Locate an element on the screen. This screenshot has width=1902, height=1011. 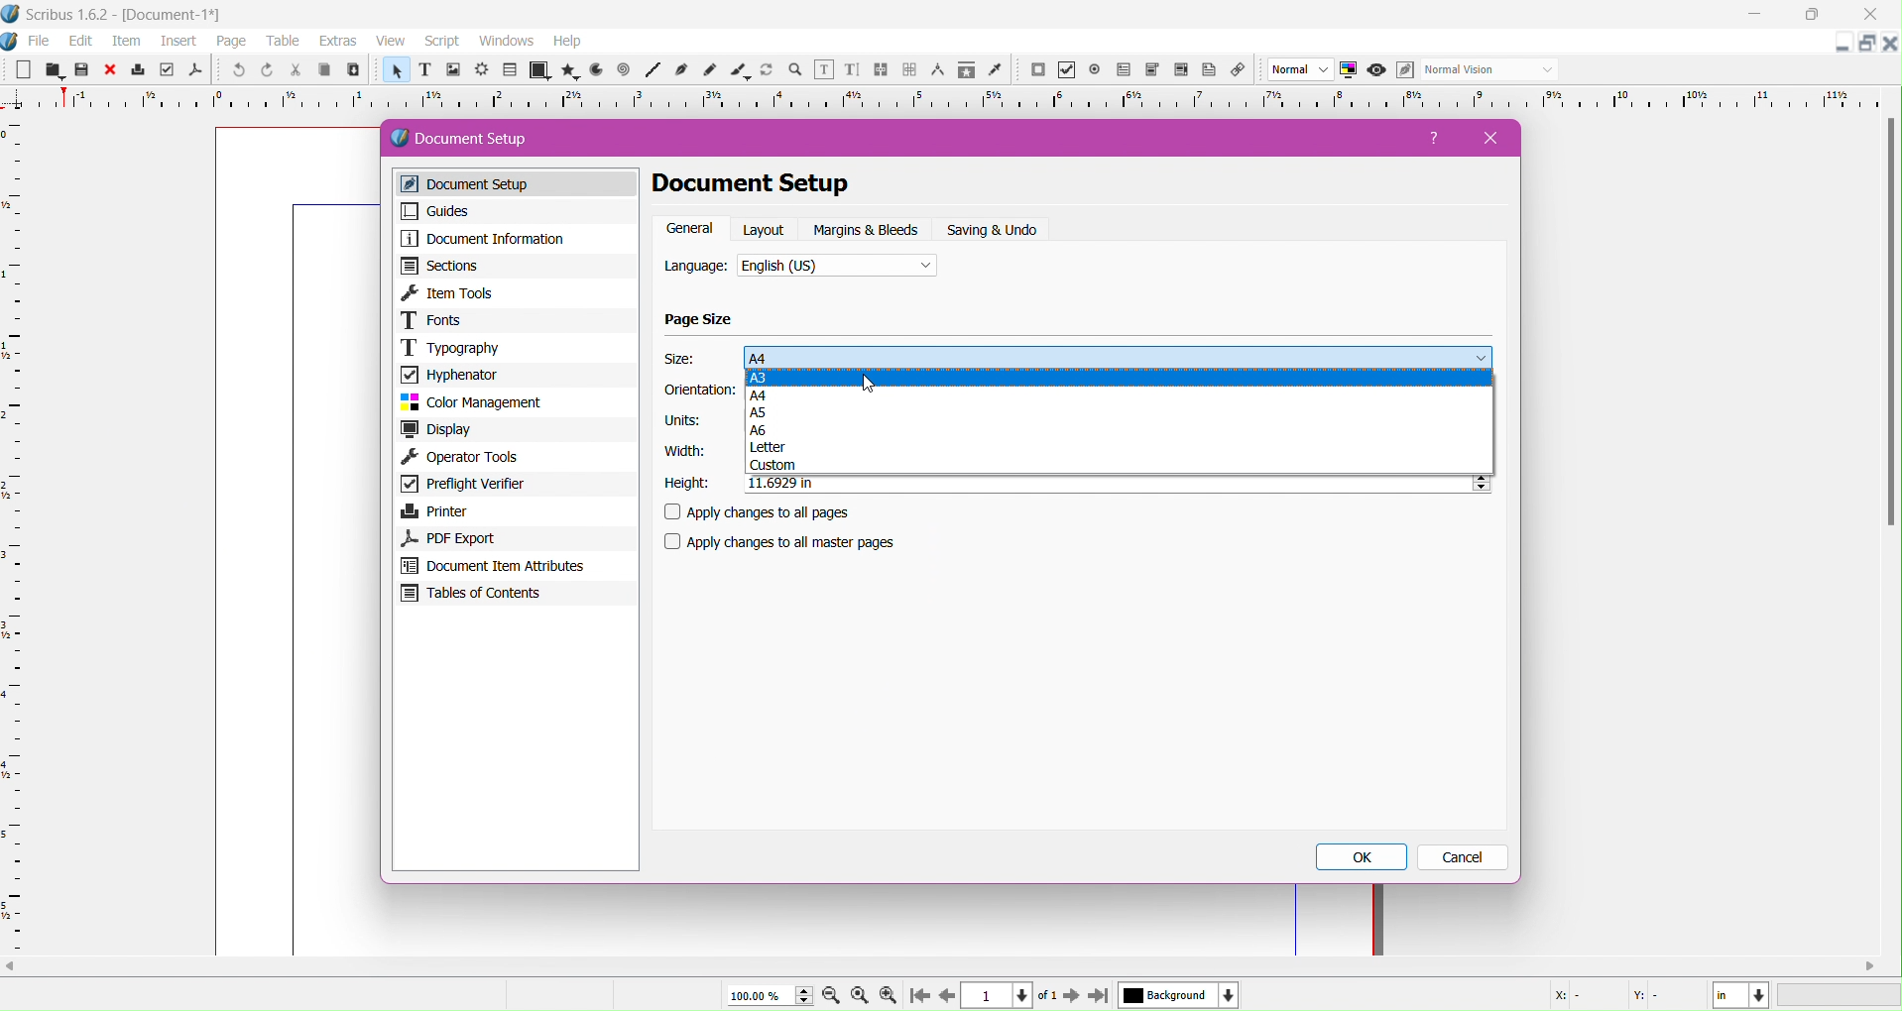
open is located at coordinates (51, 70).